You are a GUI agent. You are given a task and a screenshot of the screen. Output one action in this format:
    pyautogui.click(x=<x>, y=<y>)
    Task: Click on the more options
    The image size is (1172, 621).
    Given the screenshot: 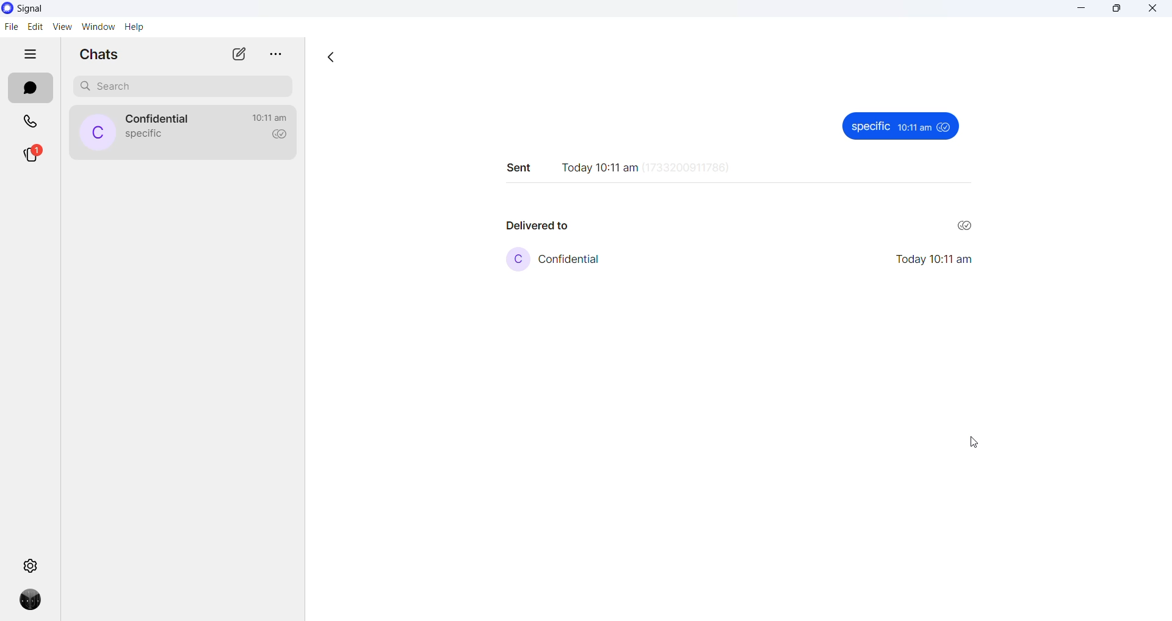 What is the action you would take?
    pyautogui.click(x=276, y=53)
    